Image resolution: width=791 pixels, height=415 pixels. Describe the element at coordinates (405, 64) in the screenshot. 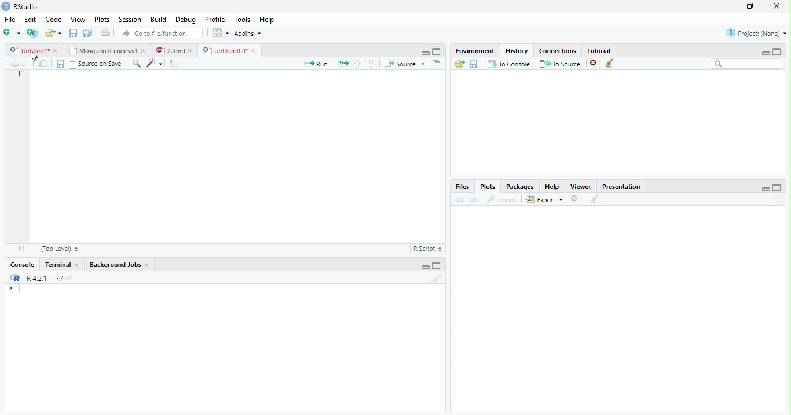

I see `Source` at that location.